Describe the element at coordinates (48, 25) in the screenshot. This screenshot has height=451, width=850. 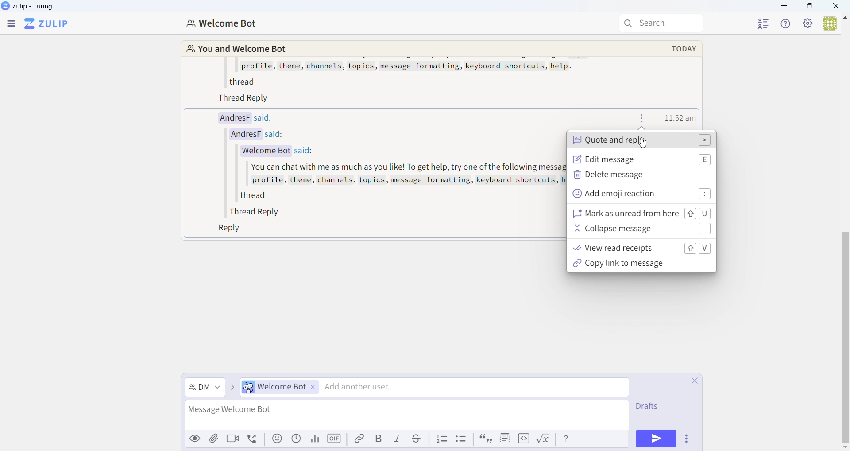
I see `Zulip` at that location.